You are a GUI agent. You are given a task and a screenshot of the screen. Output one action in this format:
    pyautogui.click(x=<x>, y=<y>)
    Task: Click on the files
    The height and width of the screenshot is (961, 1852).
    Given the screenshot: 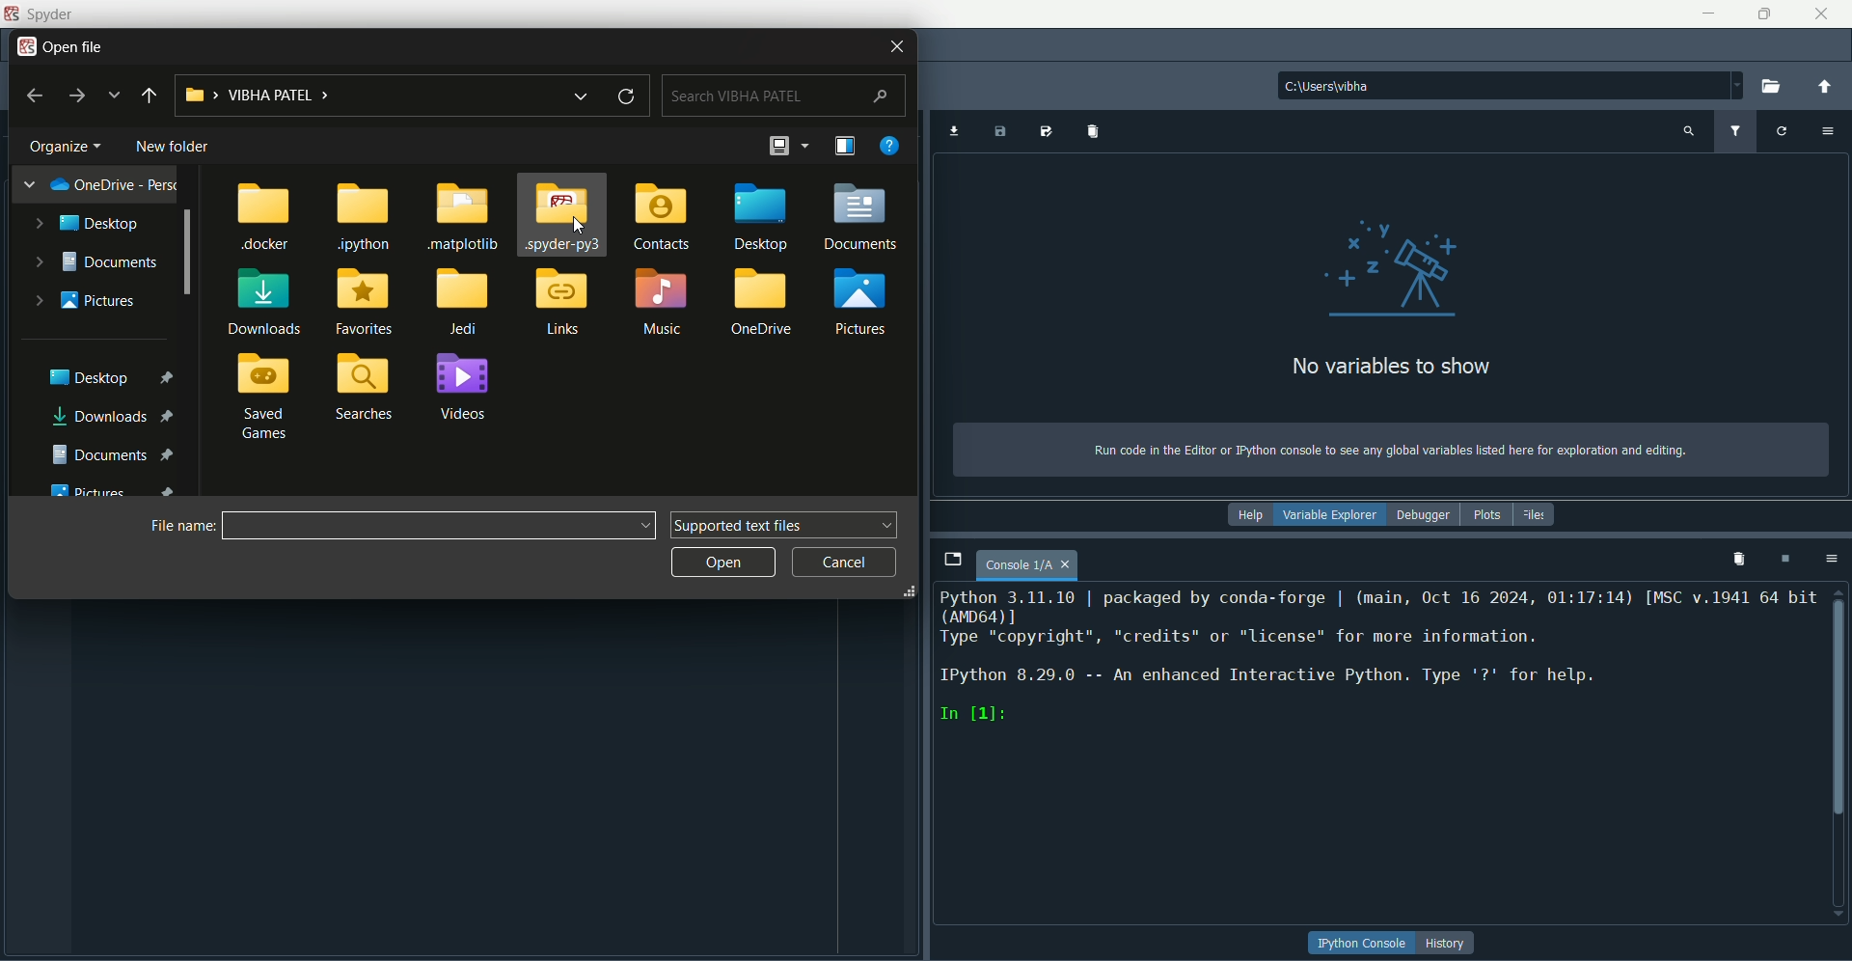 What is the action you would take?
    pyautogui.click(x=1536, y=513)
    